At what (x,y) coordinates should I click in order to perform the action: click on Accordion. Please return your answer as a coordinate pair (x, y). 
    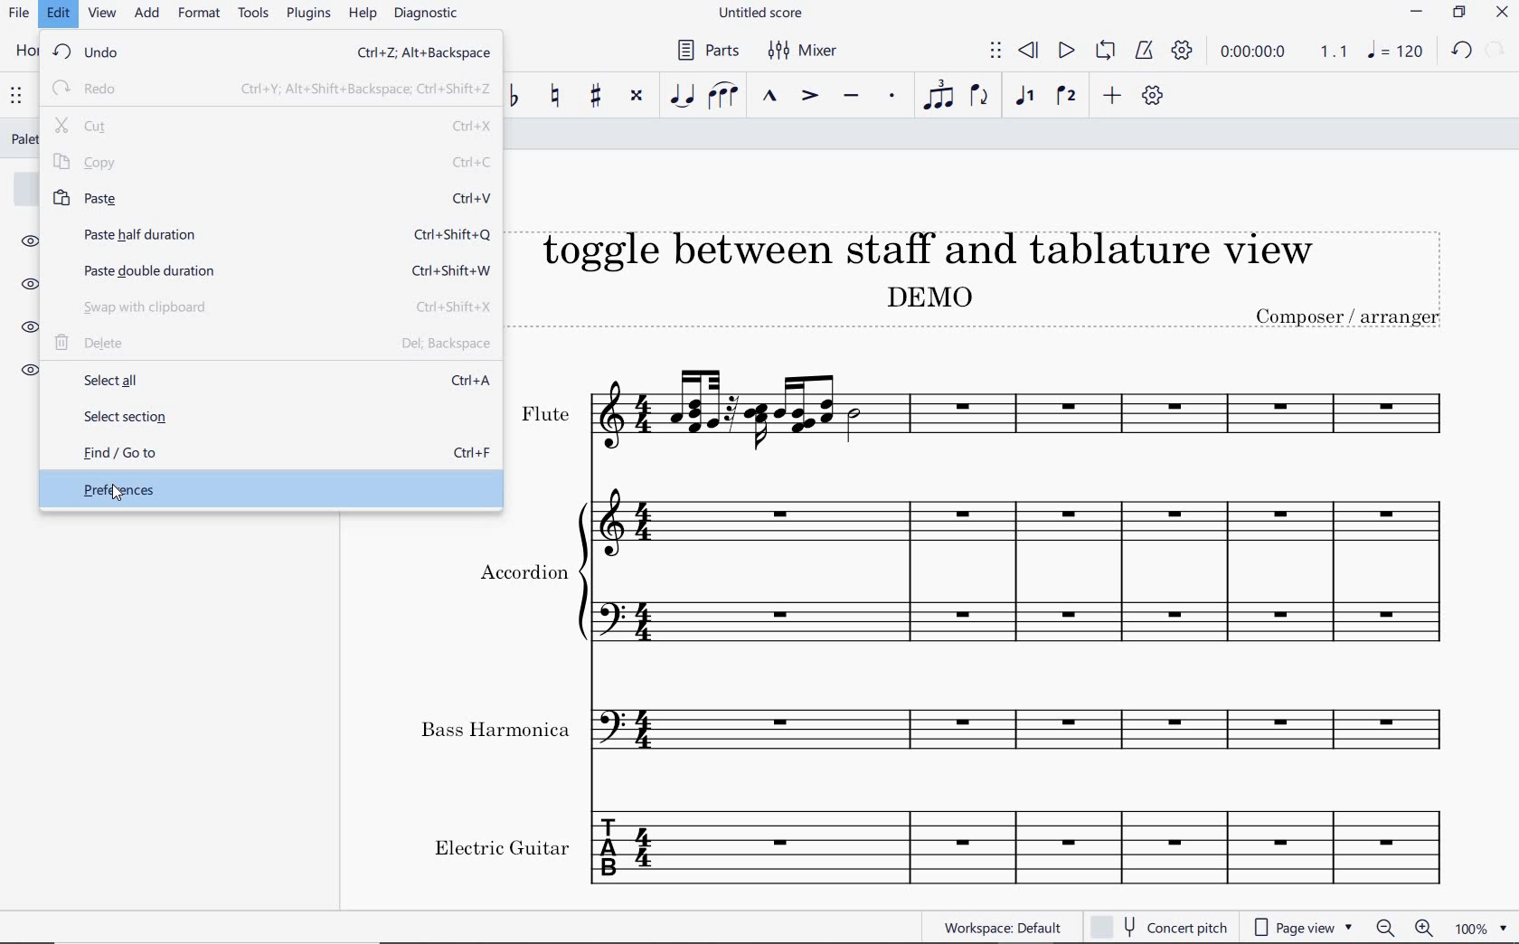
    Looking at the image, I should click on (521, 574).